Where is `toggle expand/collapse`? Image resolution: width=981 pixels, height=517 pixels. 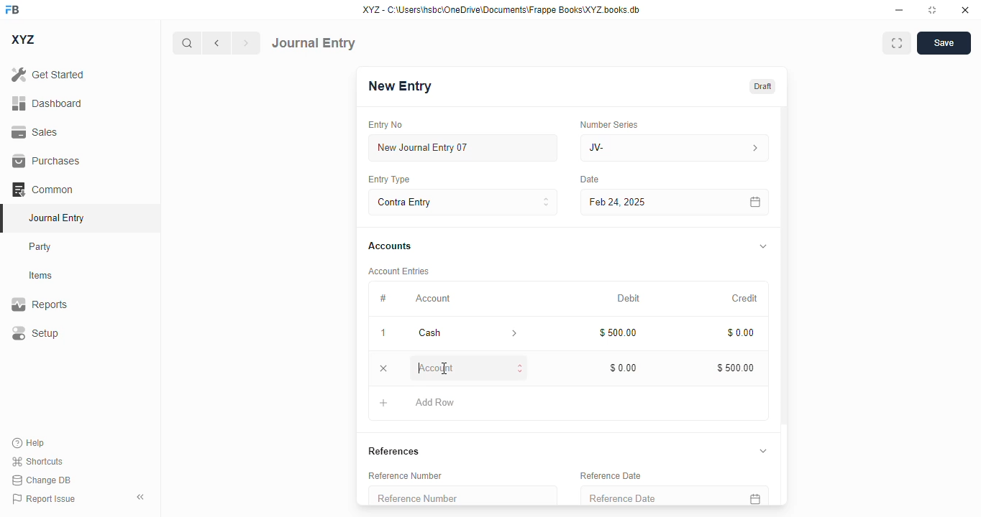 toggle expand/collapse is located at coordinates (764, 246).